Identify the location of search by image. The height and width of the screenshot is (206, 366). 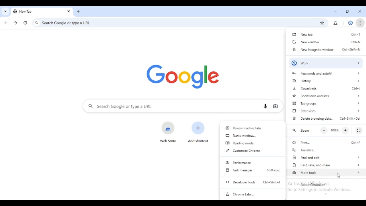
(275, 106).